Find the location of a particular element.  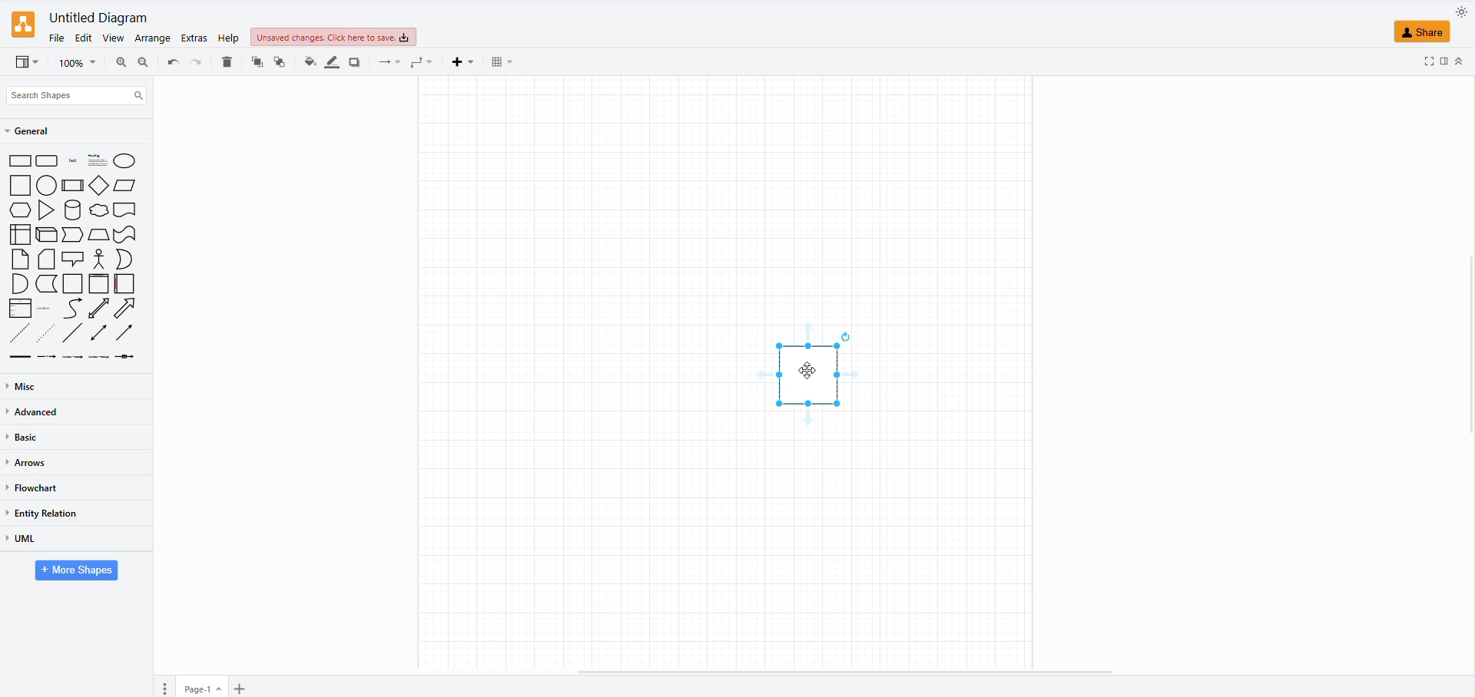

entity relation is located at coordinates (46, 513).